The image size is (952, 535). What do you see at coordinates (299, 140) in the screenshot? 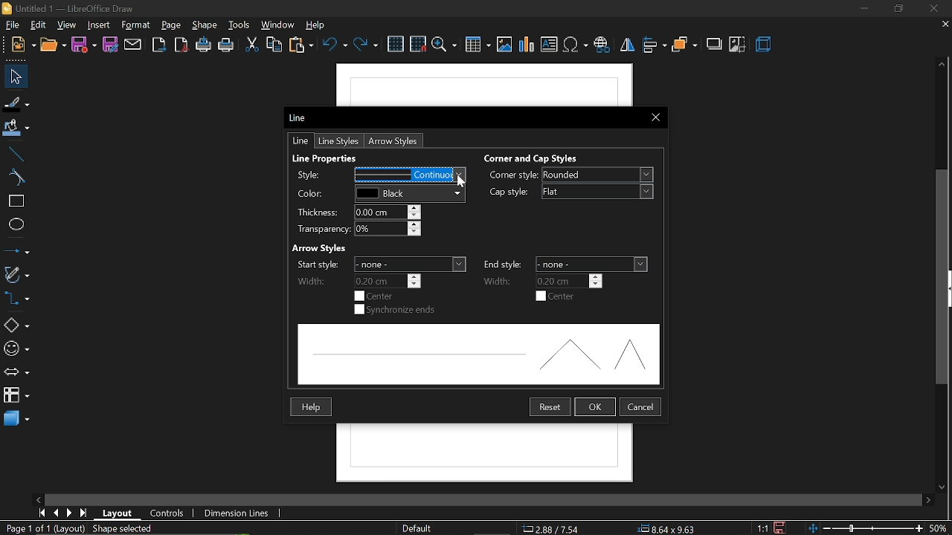
I see `line` at bounding box center [299, 140].